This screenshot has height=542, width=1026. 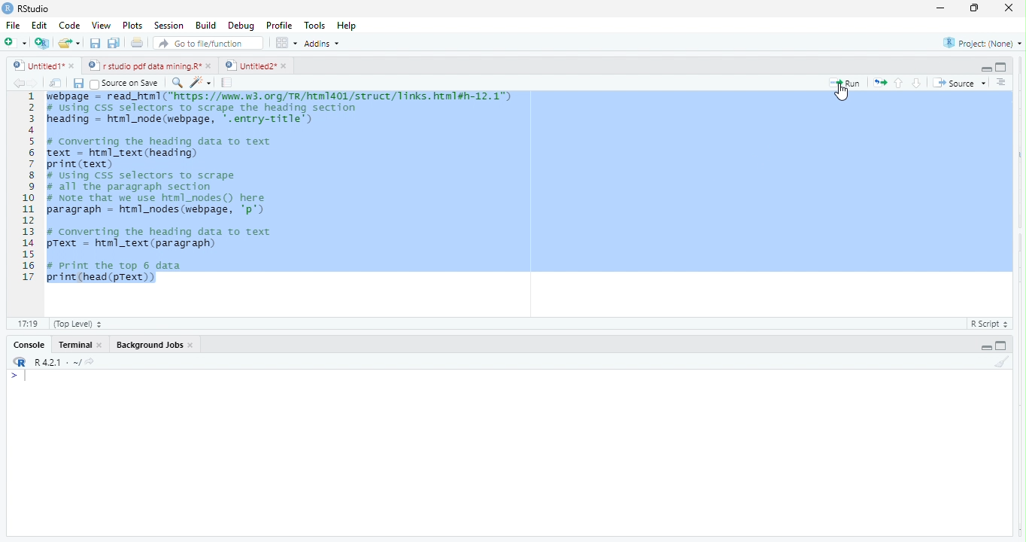 What do you see at coordinates (176, 82) in the screenshot?
I see `find/replace` at bounding box center [176, 82].